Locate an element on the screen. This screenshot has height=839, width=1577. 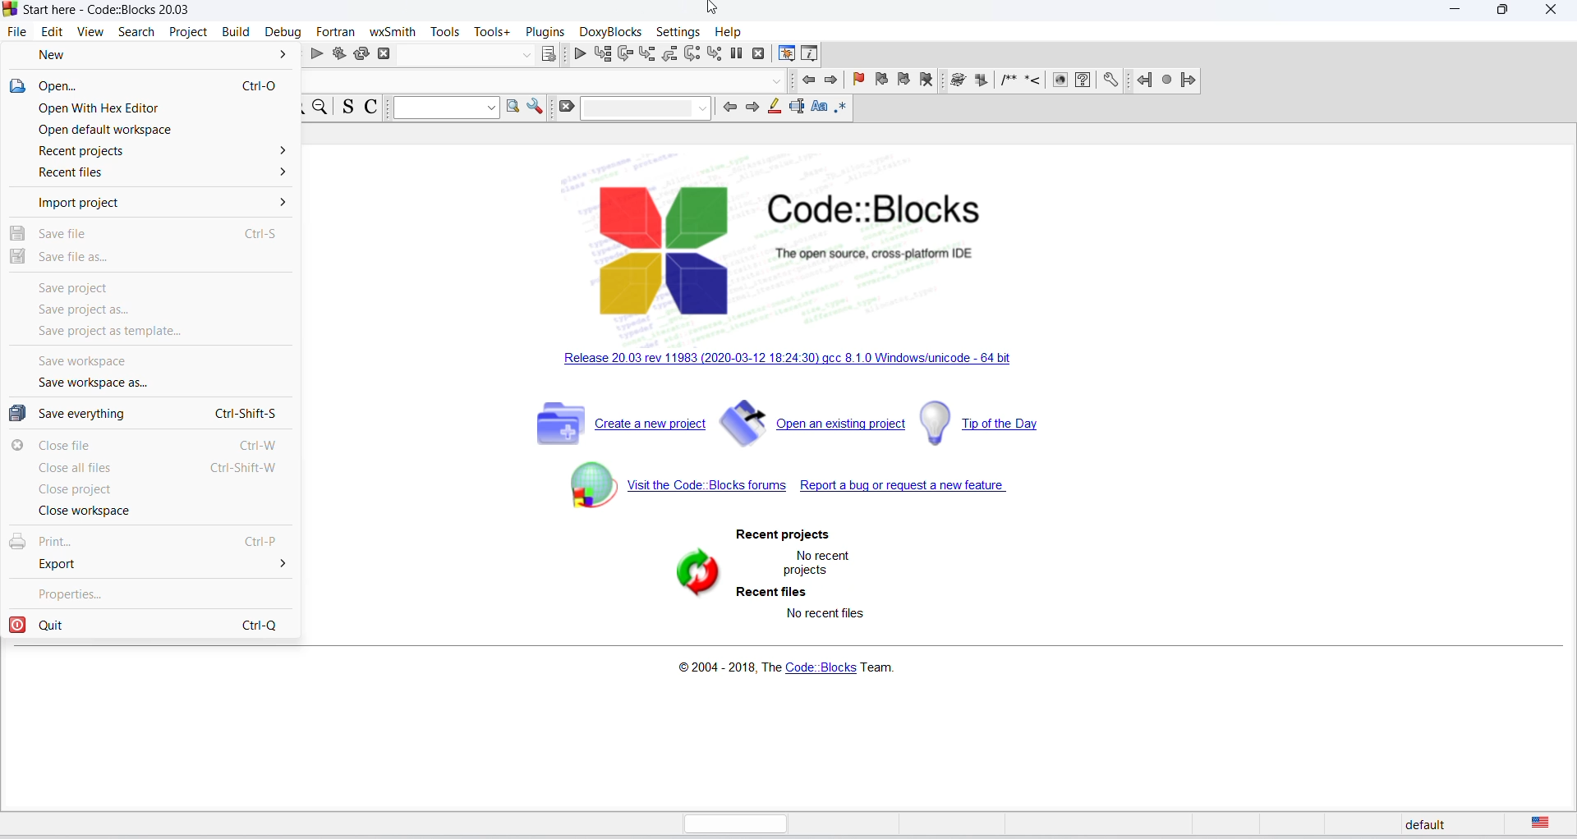
next is located at coordinates (830, 80).